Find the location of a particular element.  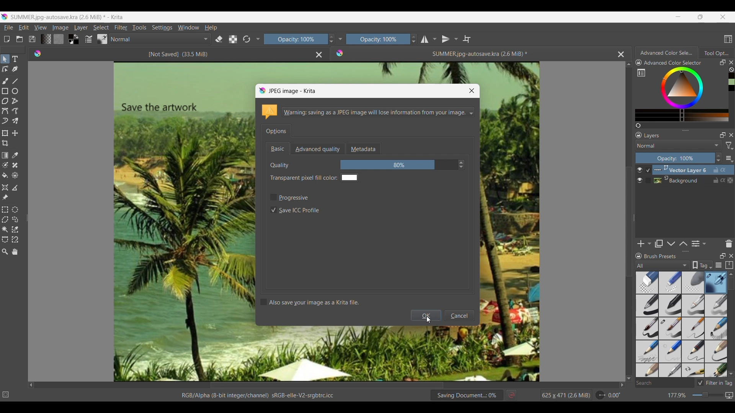

Indicates current selection is located at coordinates (648, 175).